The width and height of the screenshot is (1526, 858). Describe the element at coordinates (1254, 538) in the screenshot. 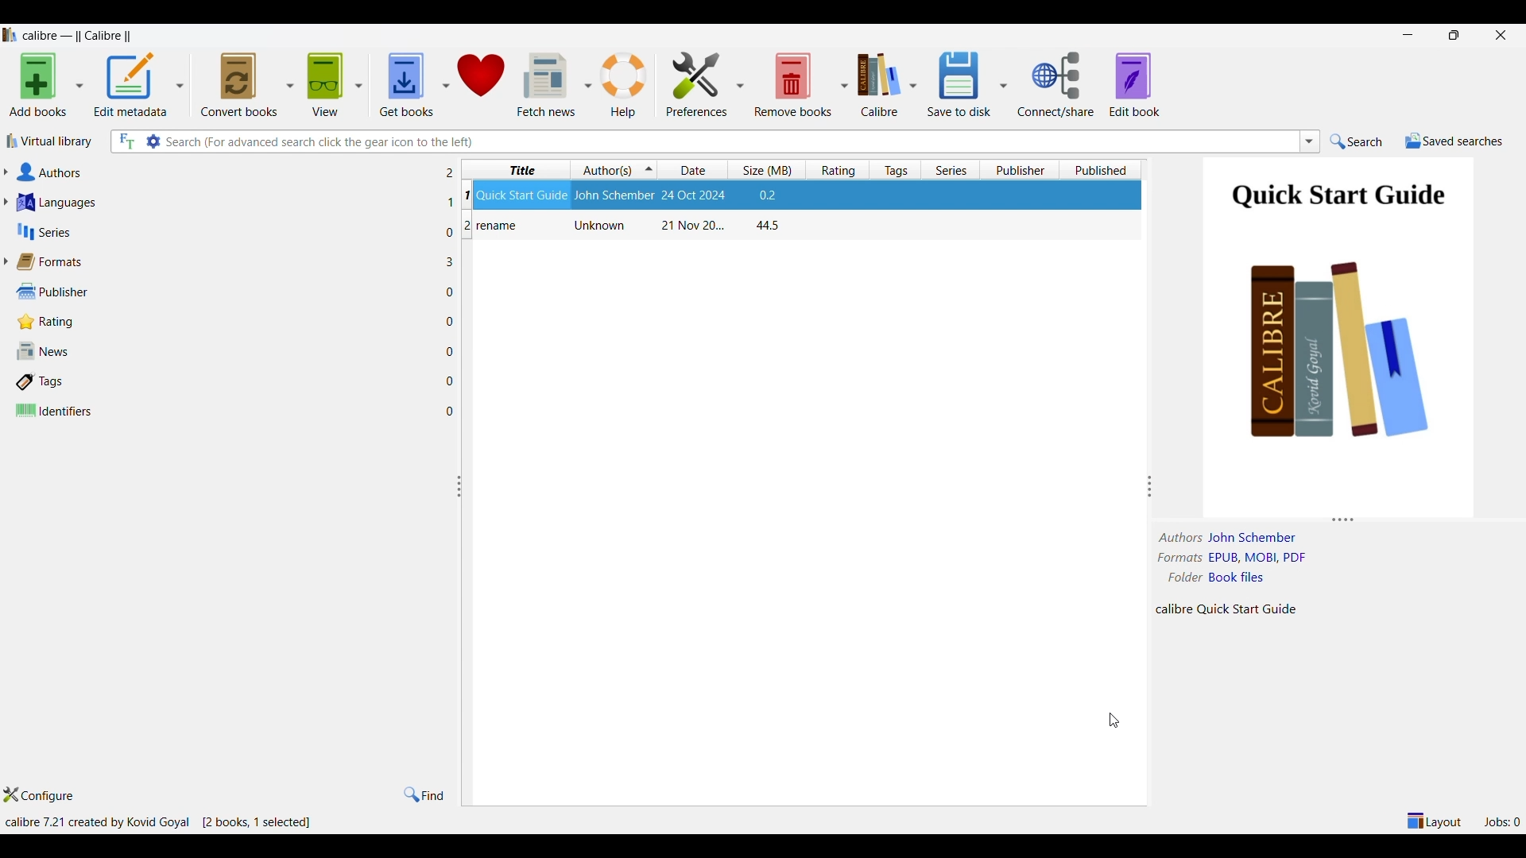

I see `Author name` at that location.